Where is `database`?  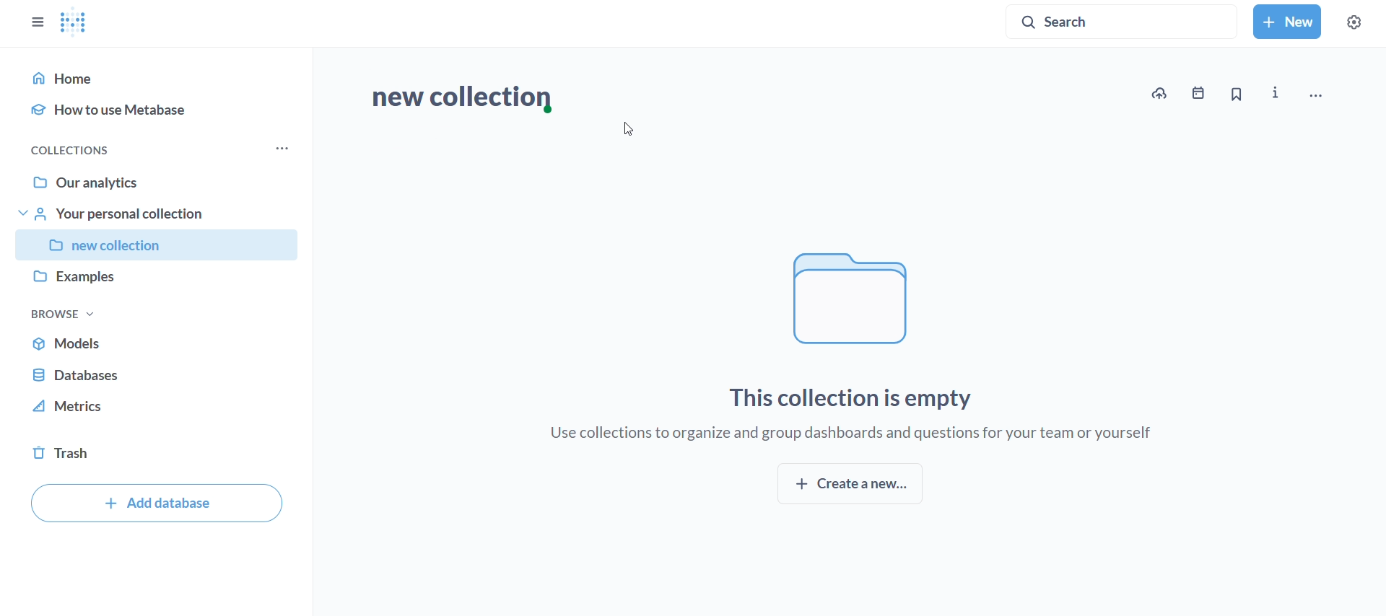
database is located at coordinates (157, 371).